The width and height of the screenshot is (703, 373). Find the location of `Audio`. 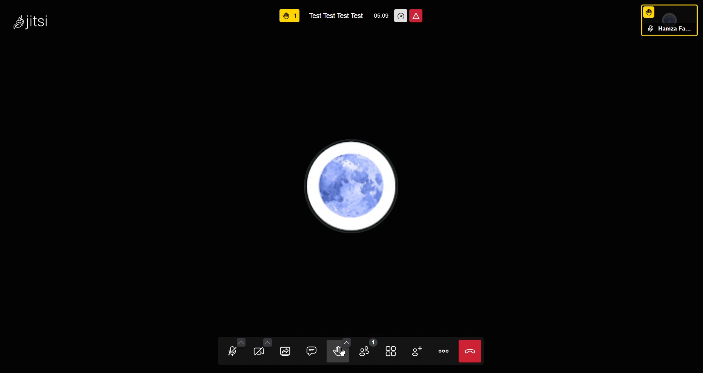

Audio is located at coordinates (233, 350).